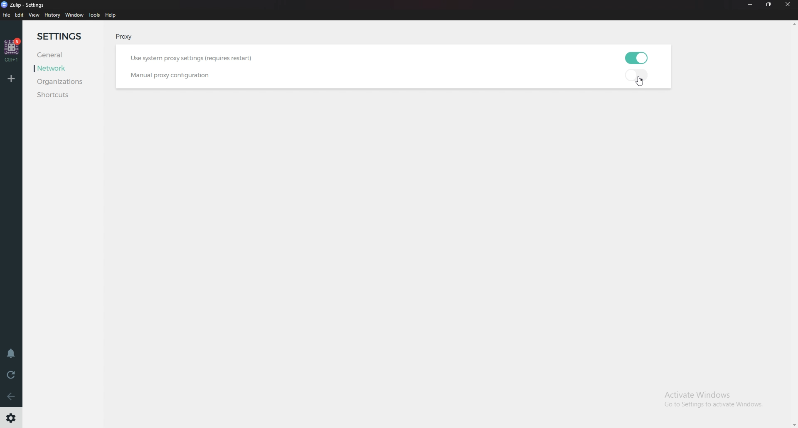 This screenshot has height=428, width=798. Describe the element at coordinates (60, 68) in the screenshot. I see `Network` at that location.